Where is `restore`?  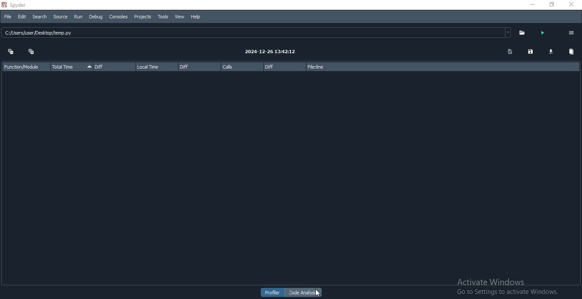 restore is located at coordinates (551, 5).